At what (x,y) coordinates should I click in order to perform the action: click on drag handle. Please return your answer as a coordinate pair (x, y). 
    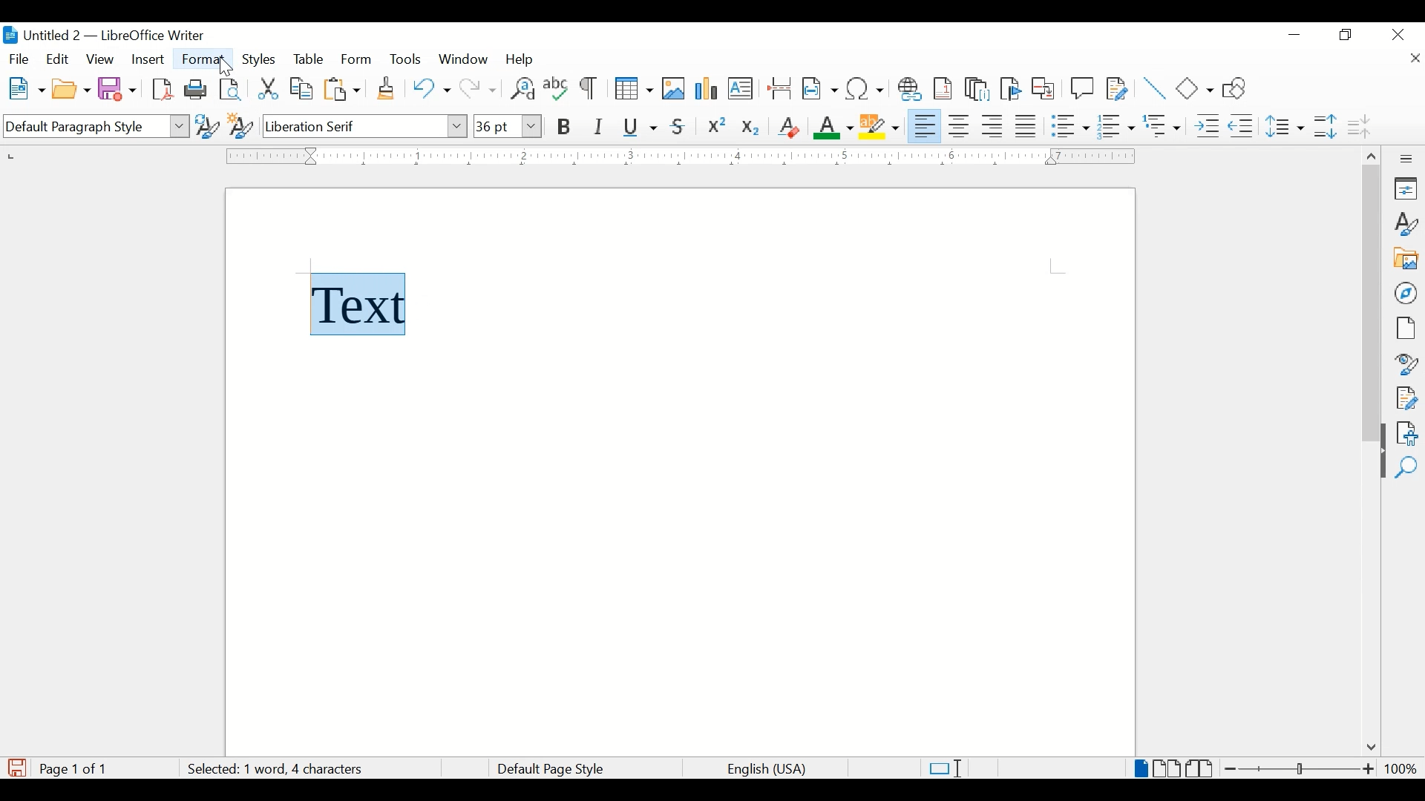
    Looking at the image, I should click on (1377, 465).